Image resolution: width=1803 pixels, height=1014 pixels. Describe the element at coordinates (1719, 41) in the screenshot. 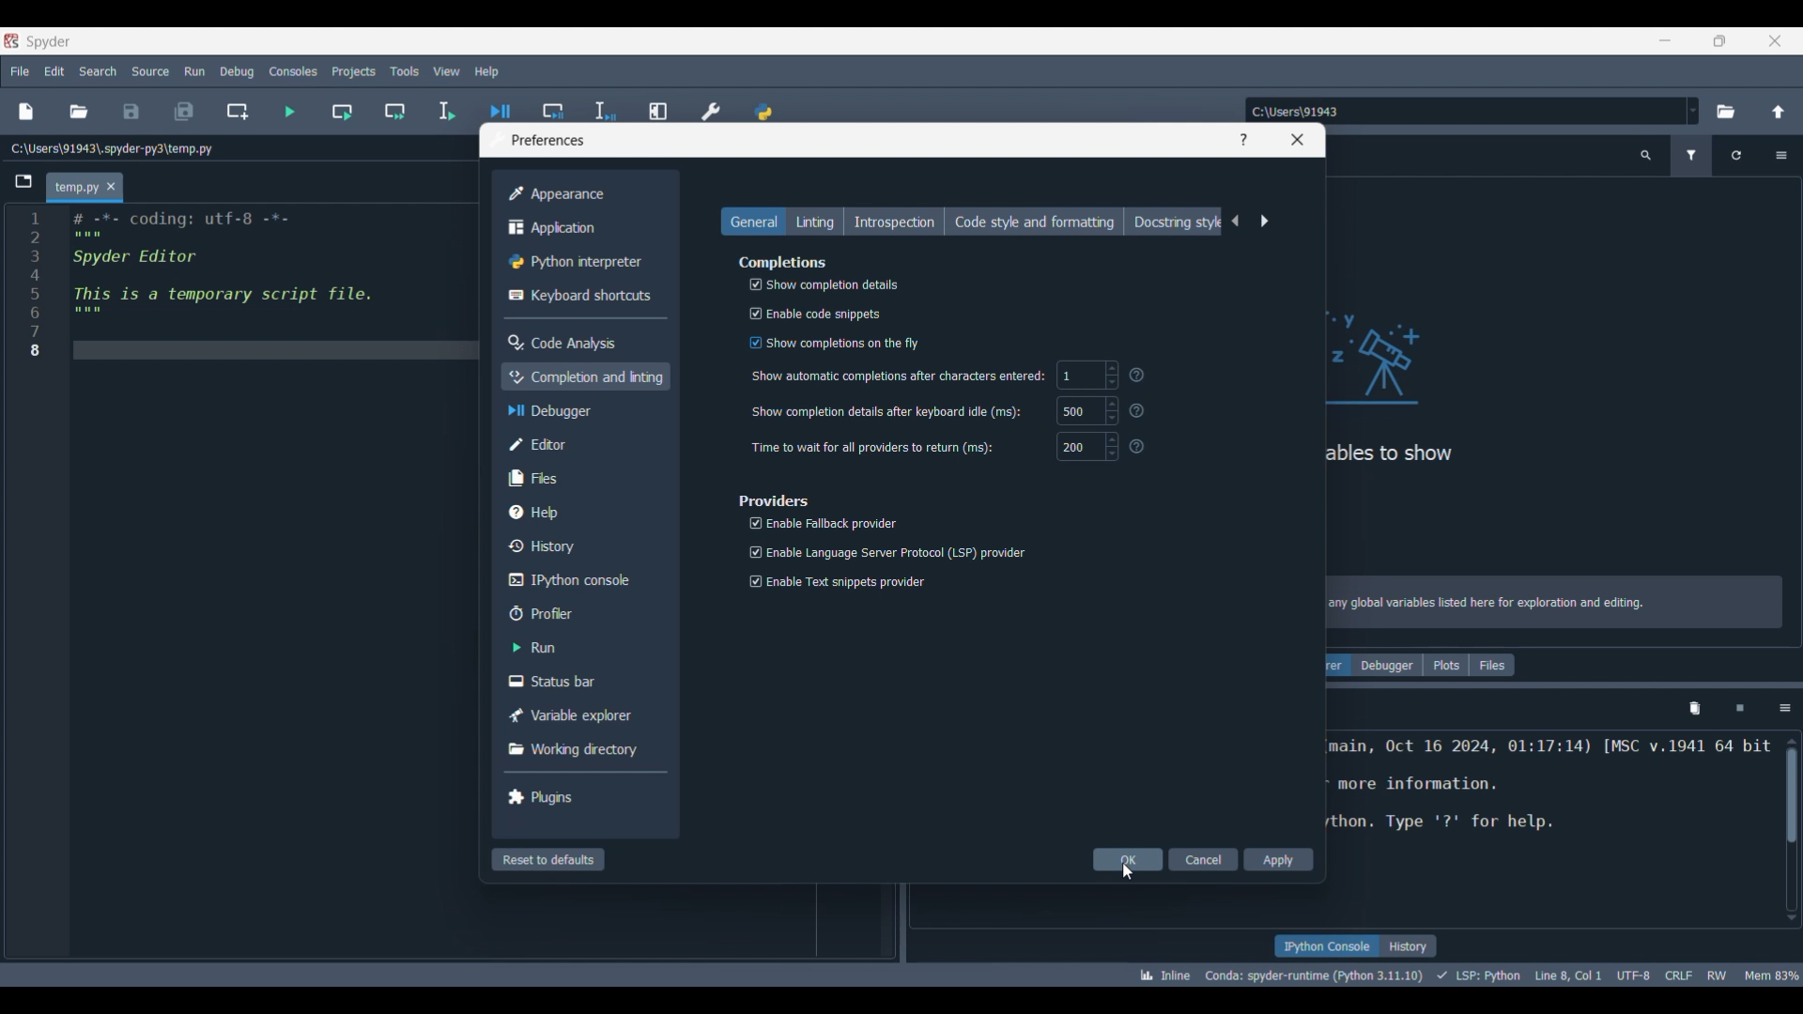

I see `Show in smaller tab` at that location.